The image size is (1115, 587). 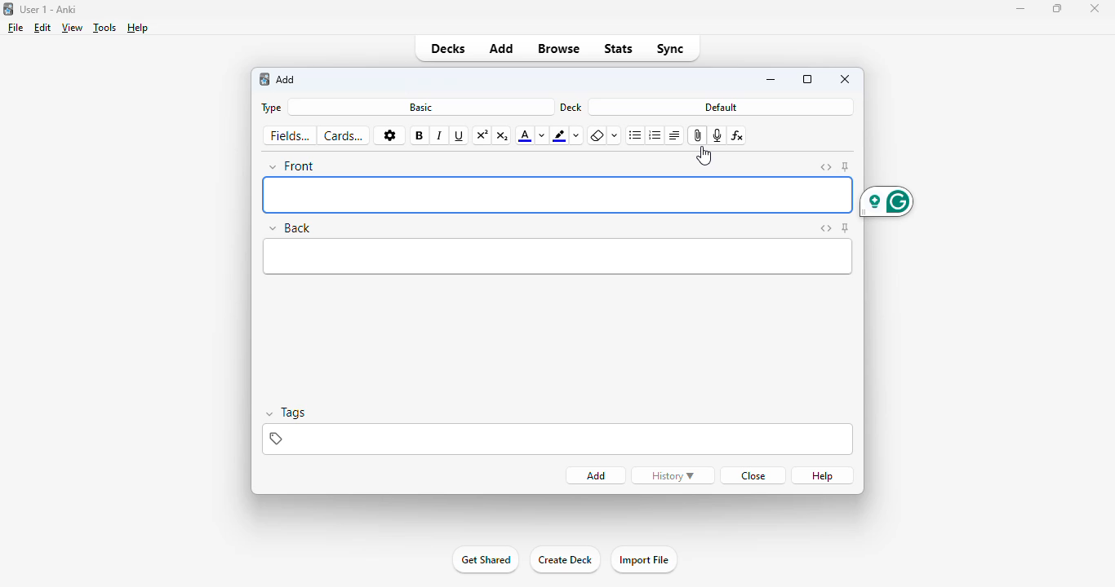 What do you see at coordinates (825, 167) in the screenshot?
I see `toggle HTML editor` at bounding box center [825, 167].